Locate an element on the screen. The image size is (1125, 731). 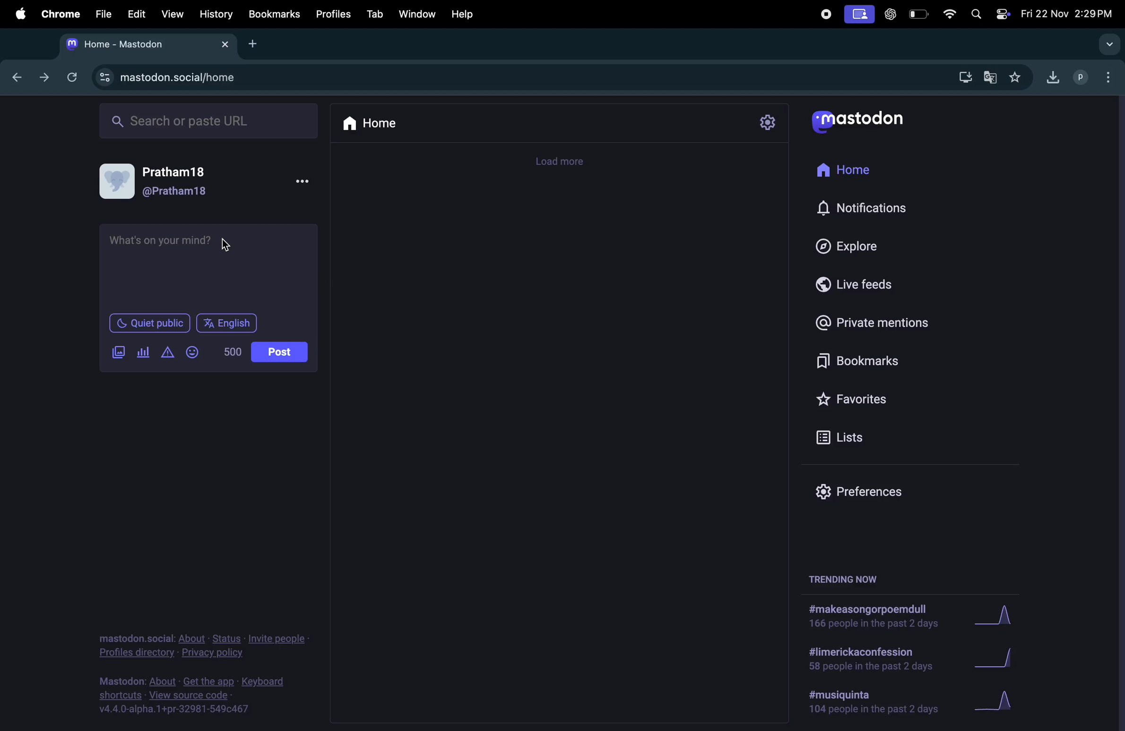
refresh is located at coordinates (72, 78).